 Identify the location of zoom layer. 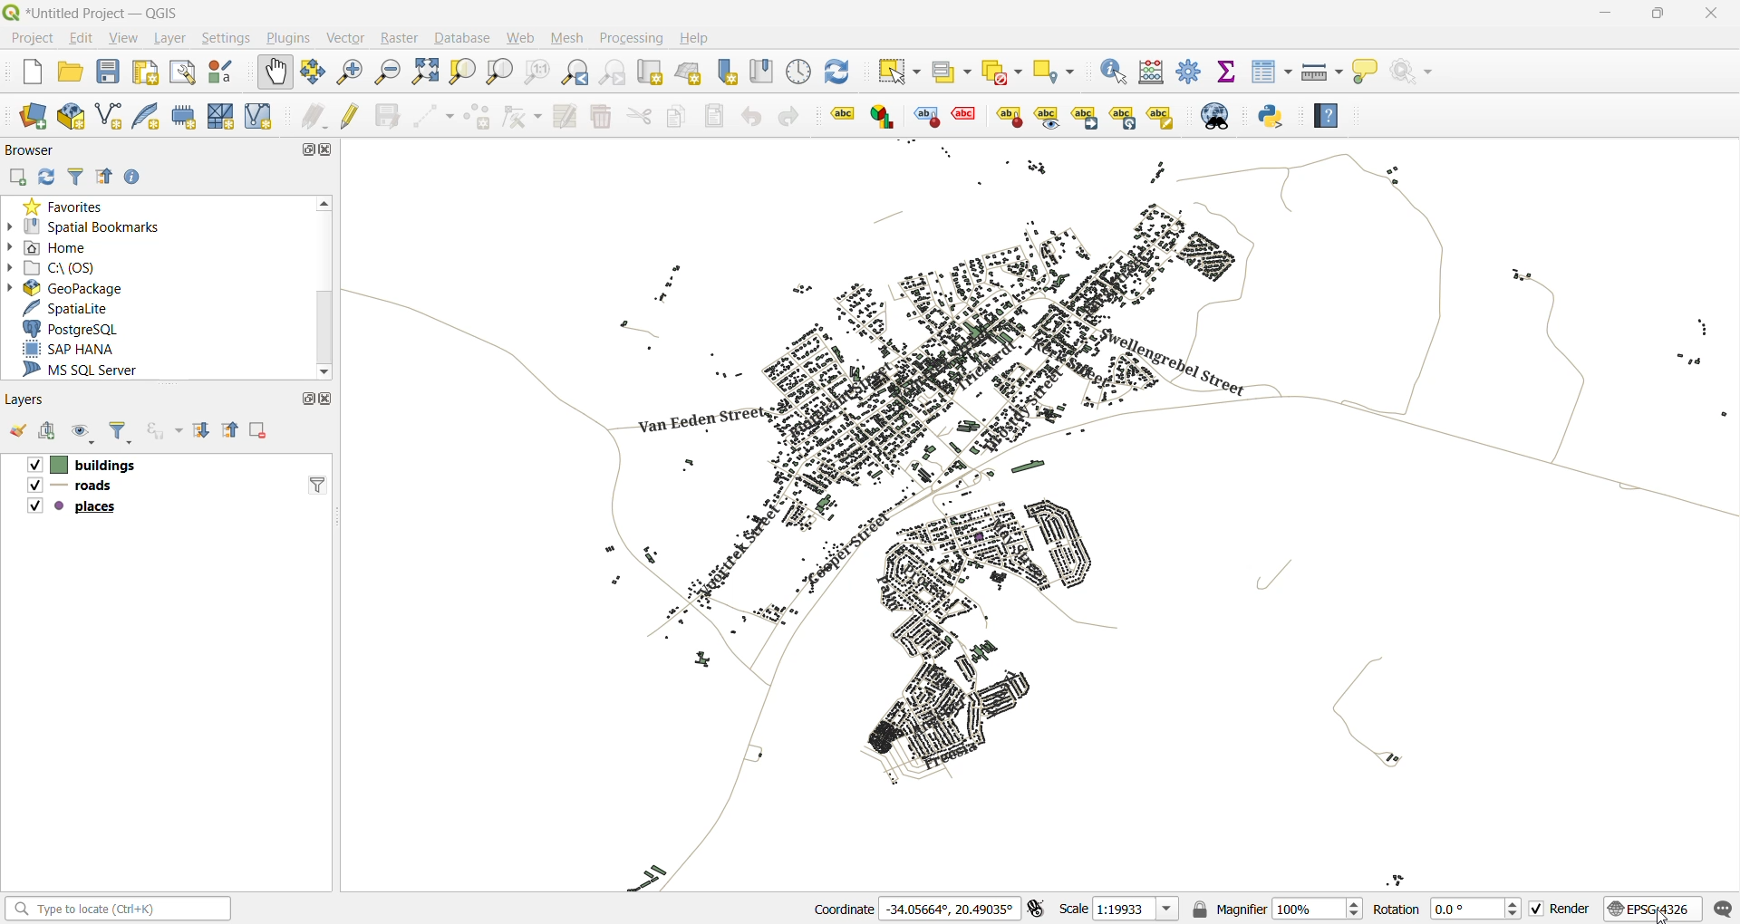
(496, 72).